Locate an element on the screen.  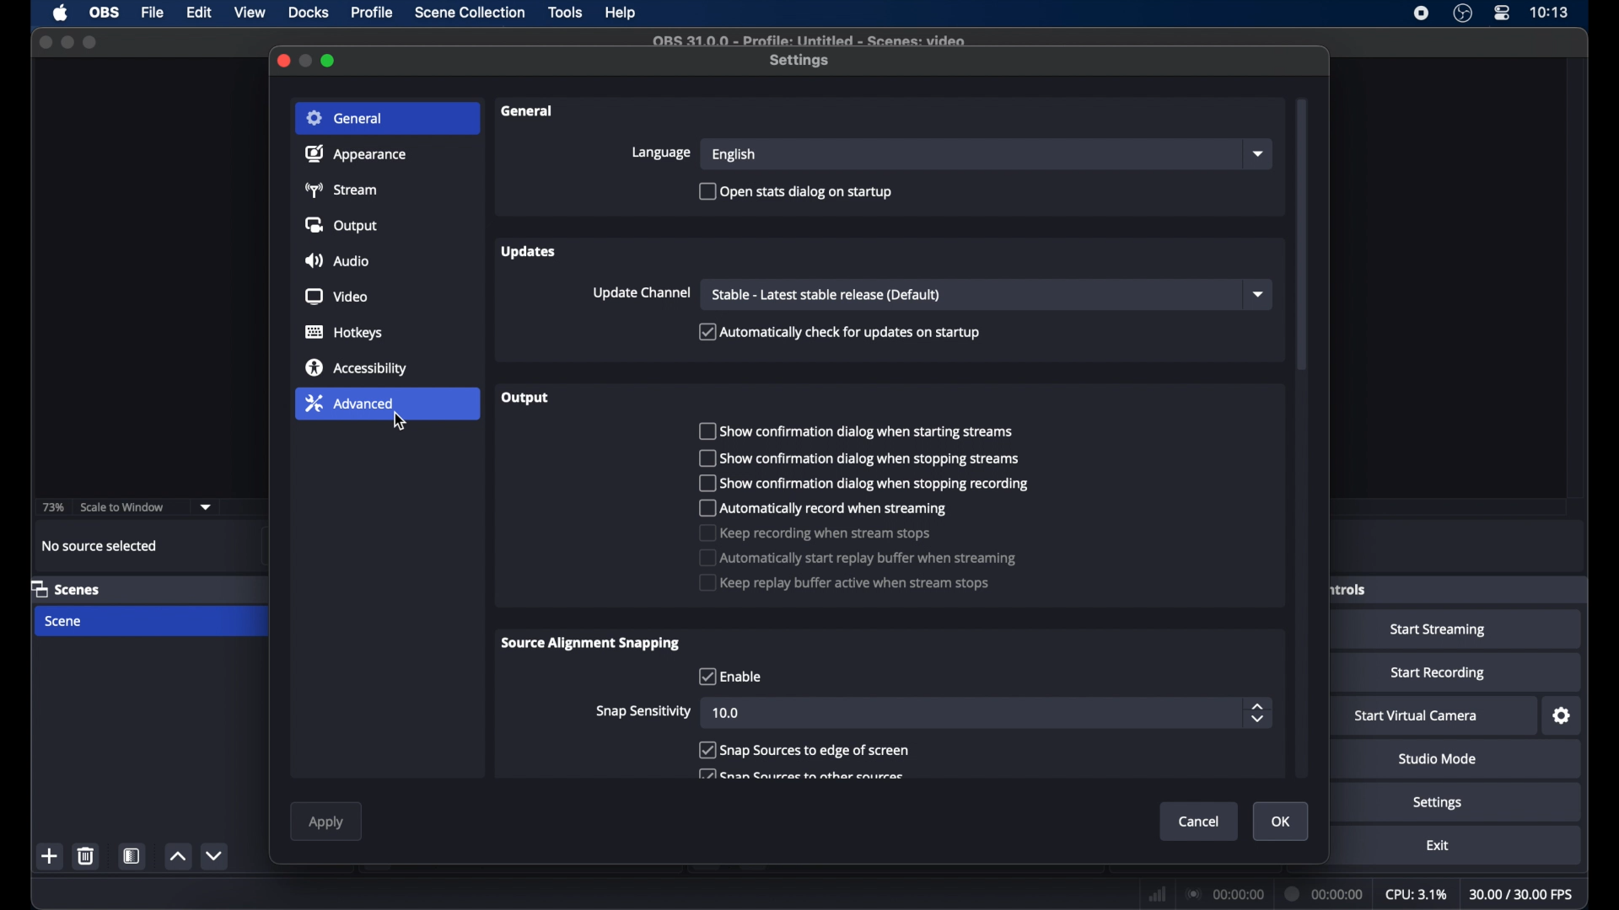
Stable - Latest stable release (Default) is located at coordinates (829, 294).